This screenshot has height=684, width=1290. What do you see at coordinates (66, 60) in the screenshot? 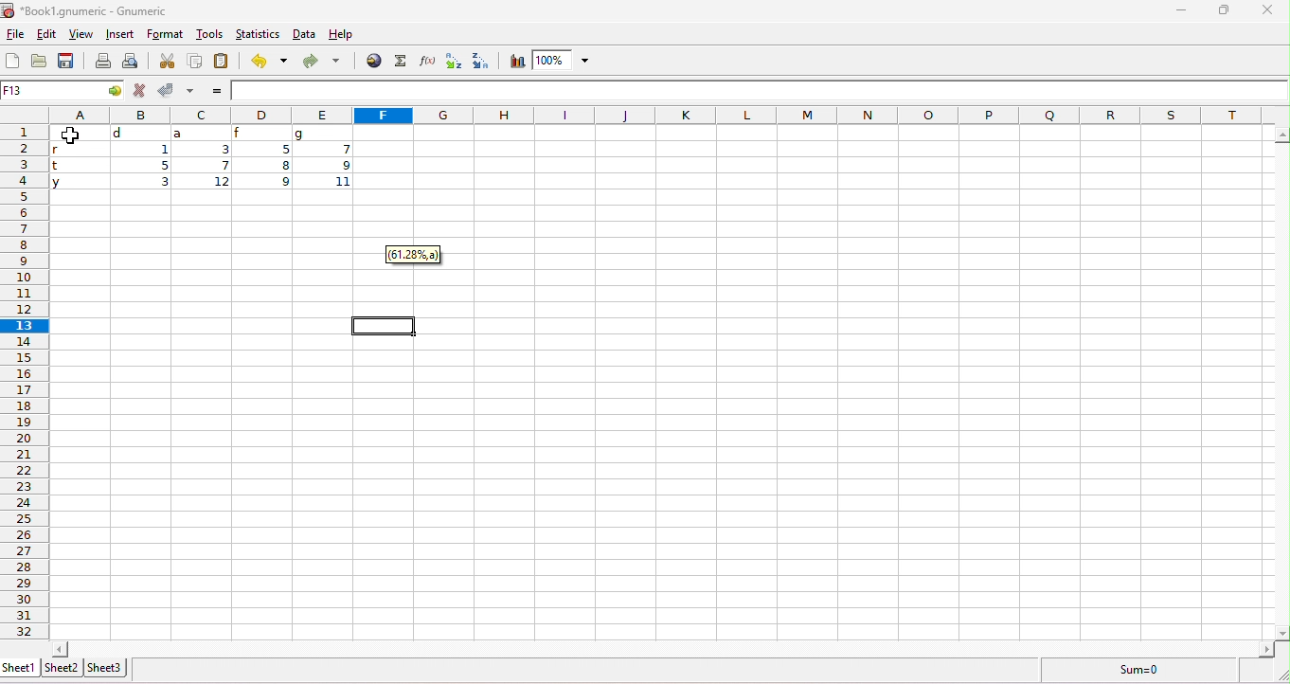
I see `save` at bounding box center [66, 60].